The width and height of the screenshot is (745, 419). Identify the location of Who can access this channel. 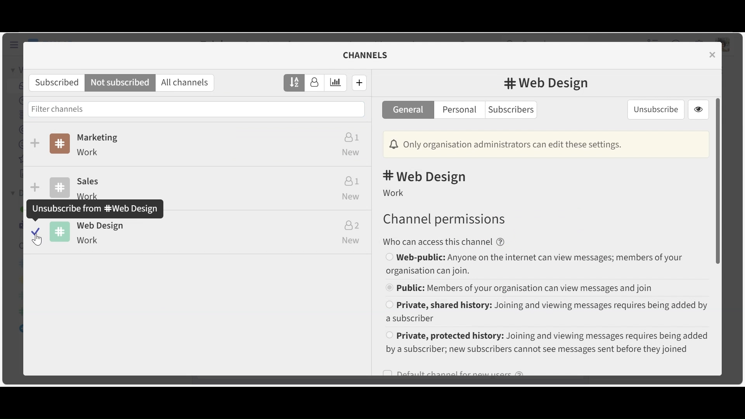
(444, 241).